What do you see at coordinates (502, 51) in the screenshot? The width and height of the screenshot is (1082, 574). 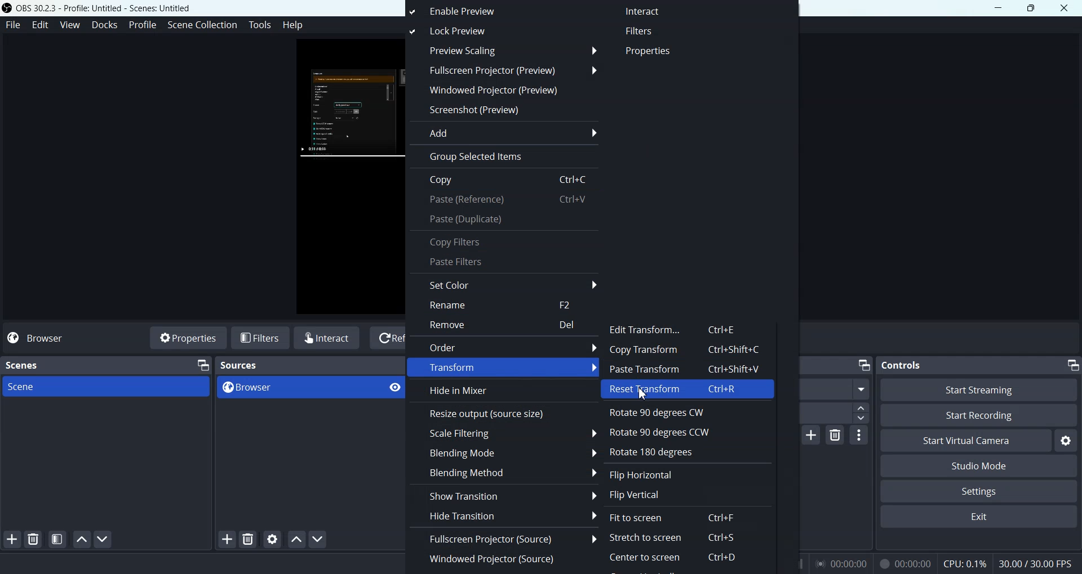 I see `Preview Scaling` at bounding box center [502, 51].